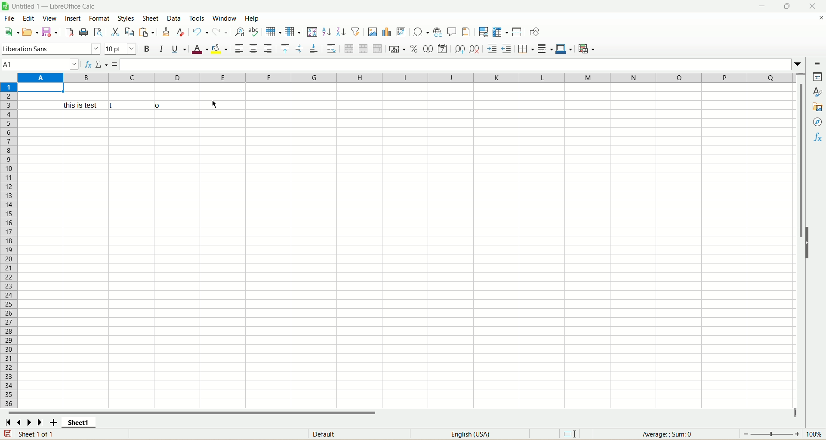 The width and height of the screenshot is (826, 440). Describe the element at coordinates (178, 49) in the screenshot. I see `underline` at that location.